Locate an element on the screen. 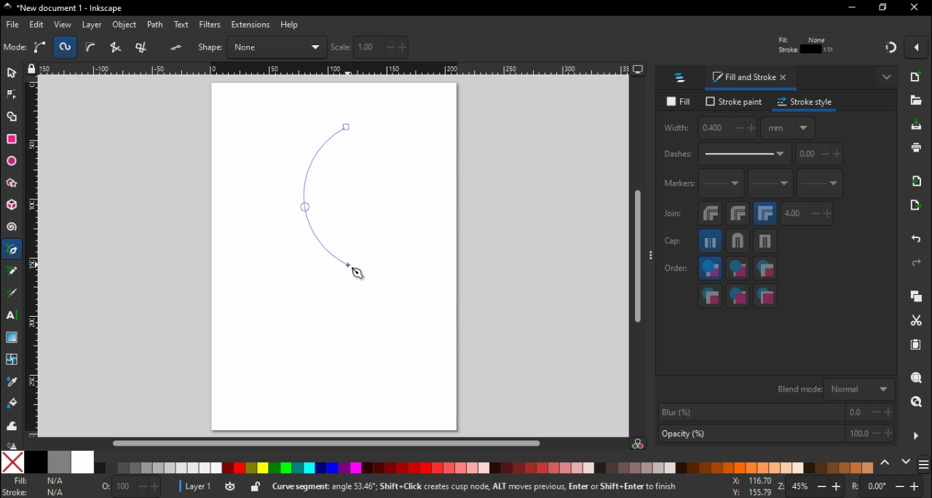 This screenshot has height=498, width=932. shape builder tool is located at coordinates (14, 118).